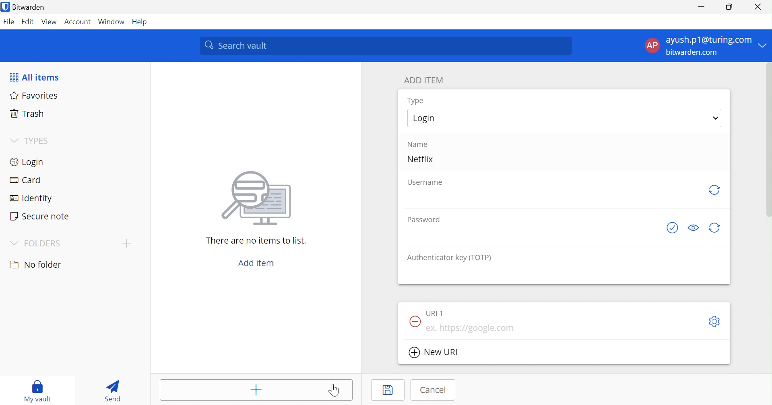 The image size is (772, 405). What do you see at coordinates (415, 100) in the screenshot?
I see `Type` at bounding box center [415, 100].